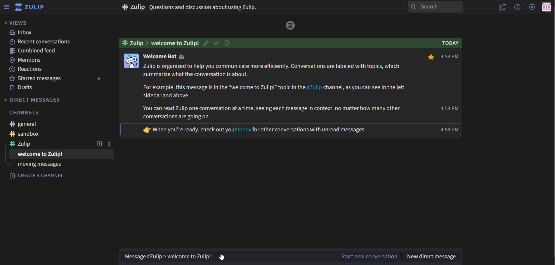 The height and width of the screenshot is (265, 555). I want to click on Cursor, so click(222, 258).